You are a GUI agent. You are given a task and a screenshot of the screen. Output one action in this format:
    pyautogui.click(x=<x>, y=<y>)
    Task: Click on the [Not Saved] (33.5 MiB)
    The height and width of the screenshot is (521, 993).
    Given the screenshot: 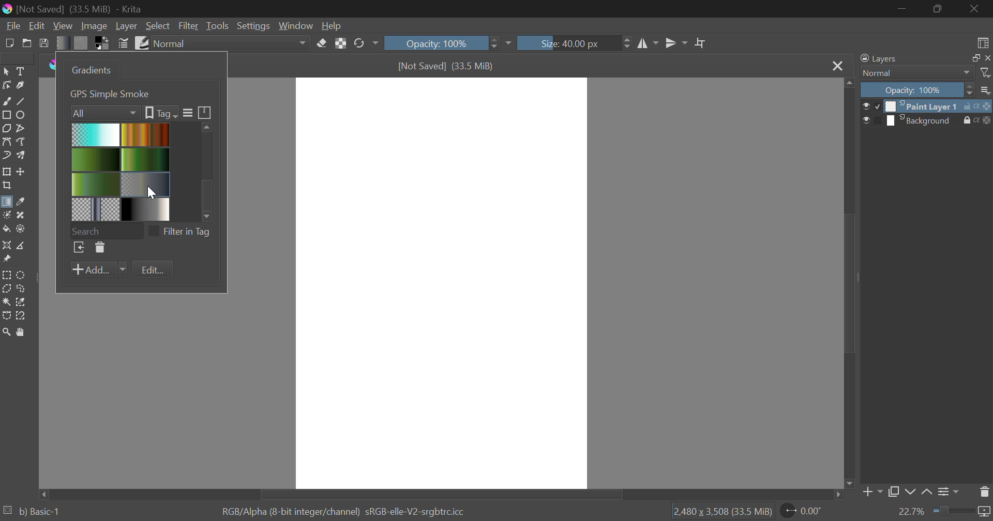 What is the action you would take?
    pyautogui.click(x=446, y=66)
    